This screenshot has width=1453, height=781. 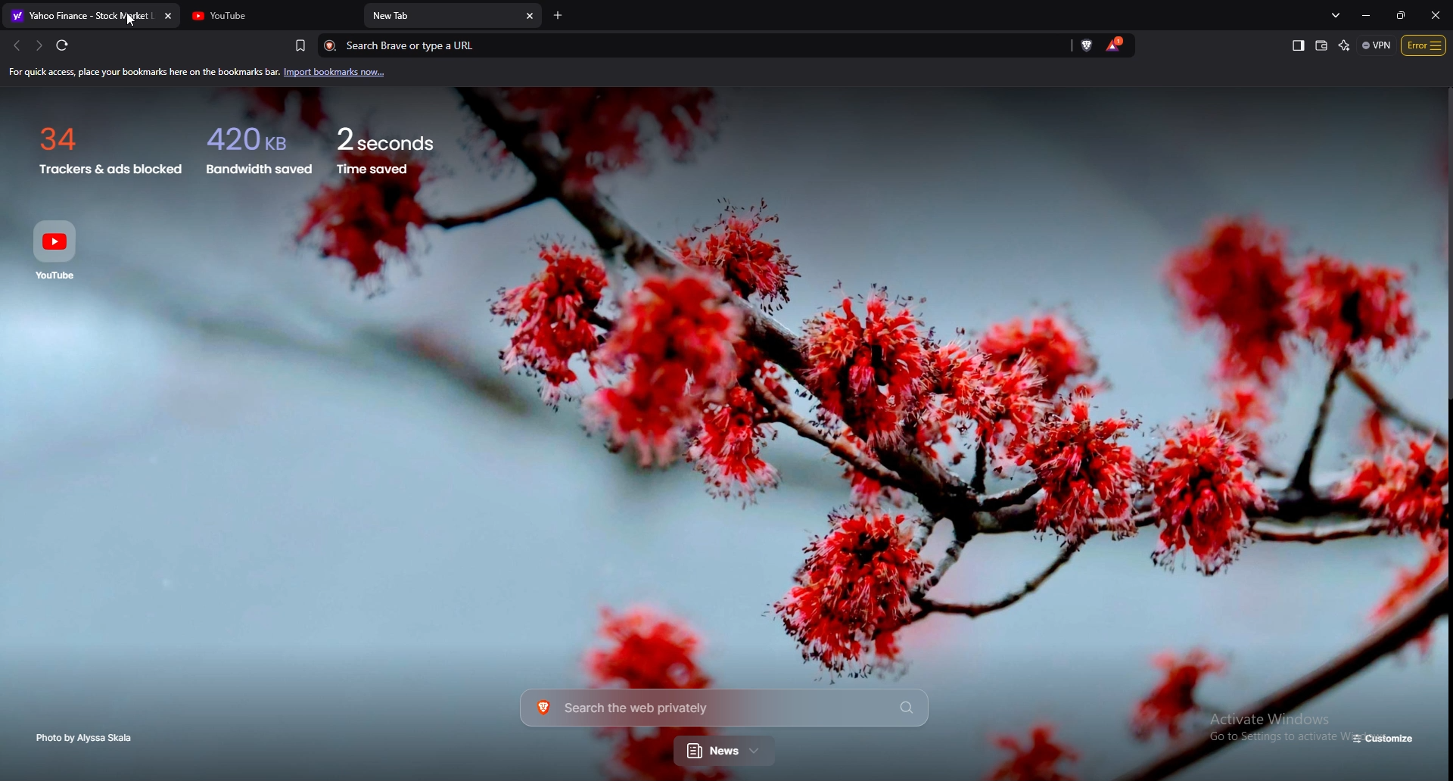 What do you see at coordinates (89, 738) in the screenshot?
I see `photo by Alyssa Skala` at bounding box center [89, 738].